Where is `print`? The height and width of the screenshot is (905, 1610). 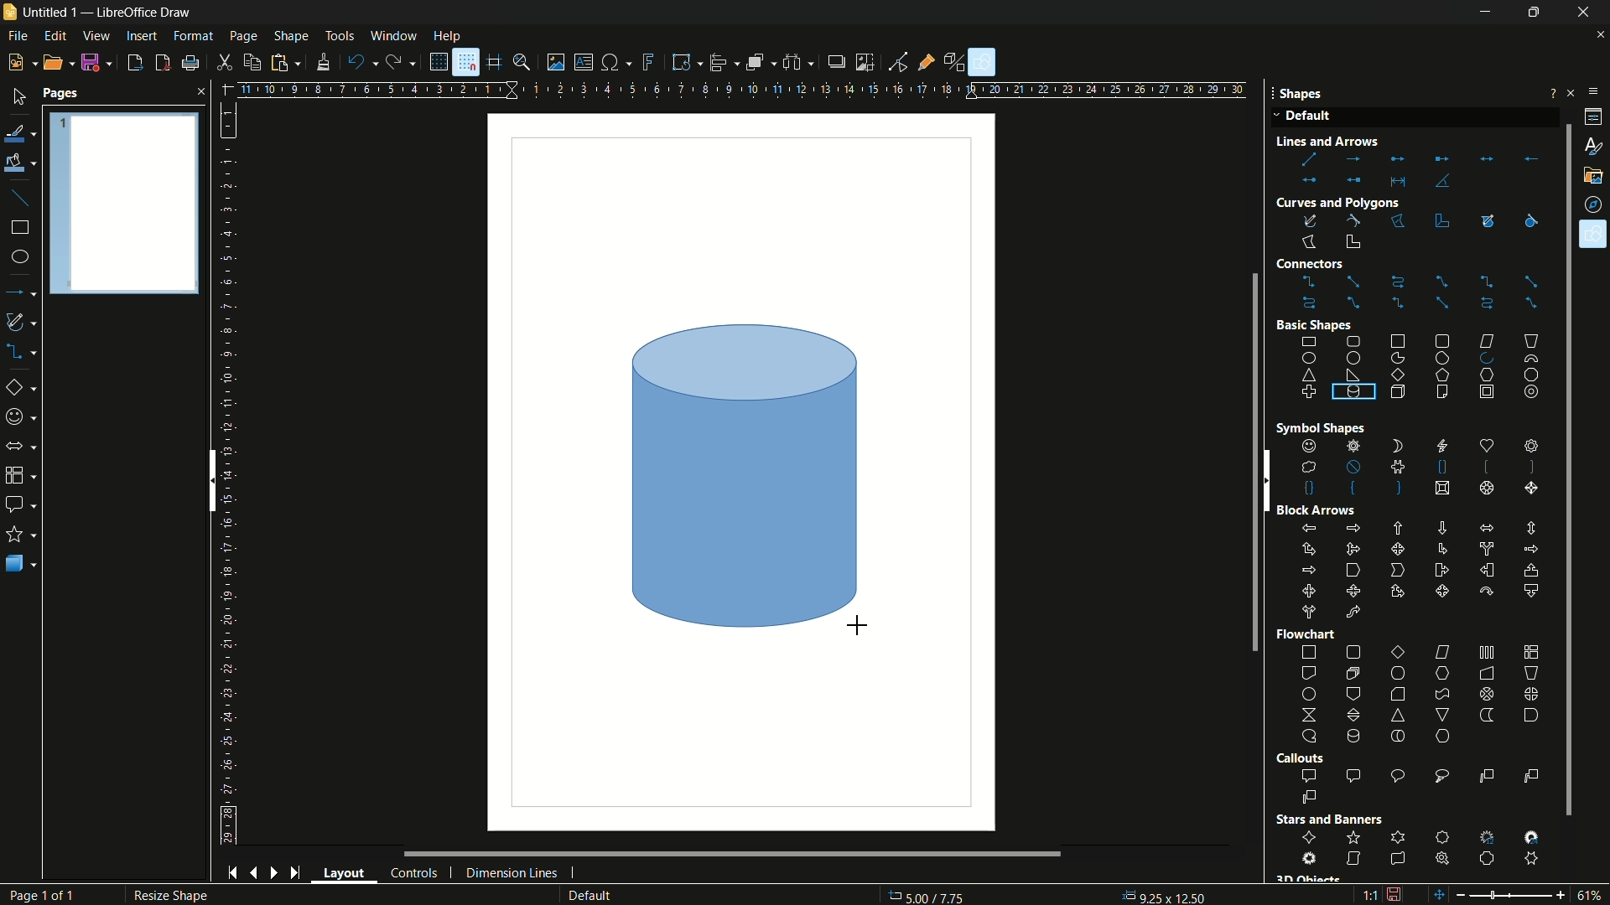
print is located at coordinates (189, 64).